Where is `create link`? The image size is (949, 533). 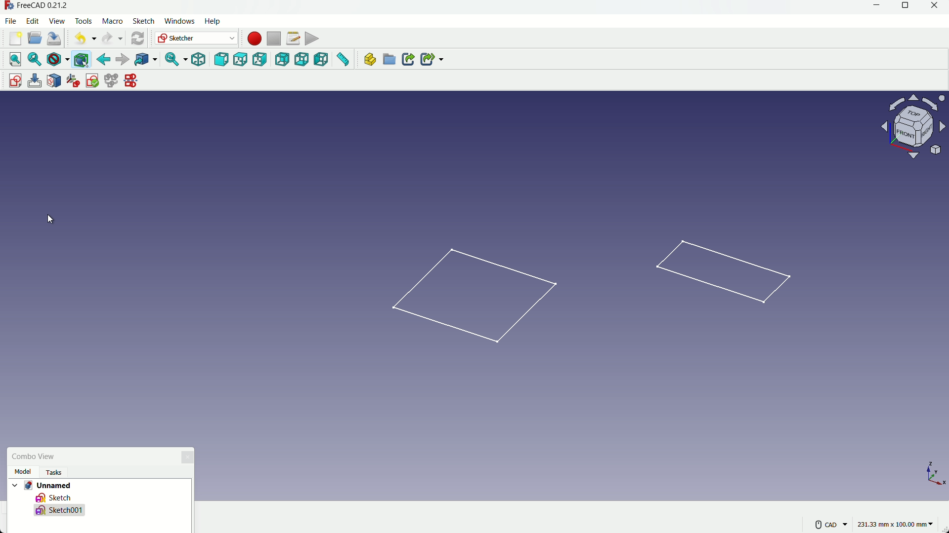 create link is located at coordinates (408, 59).